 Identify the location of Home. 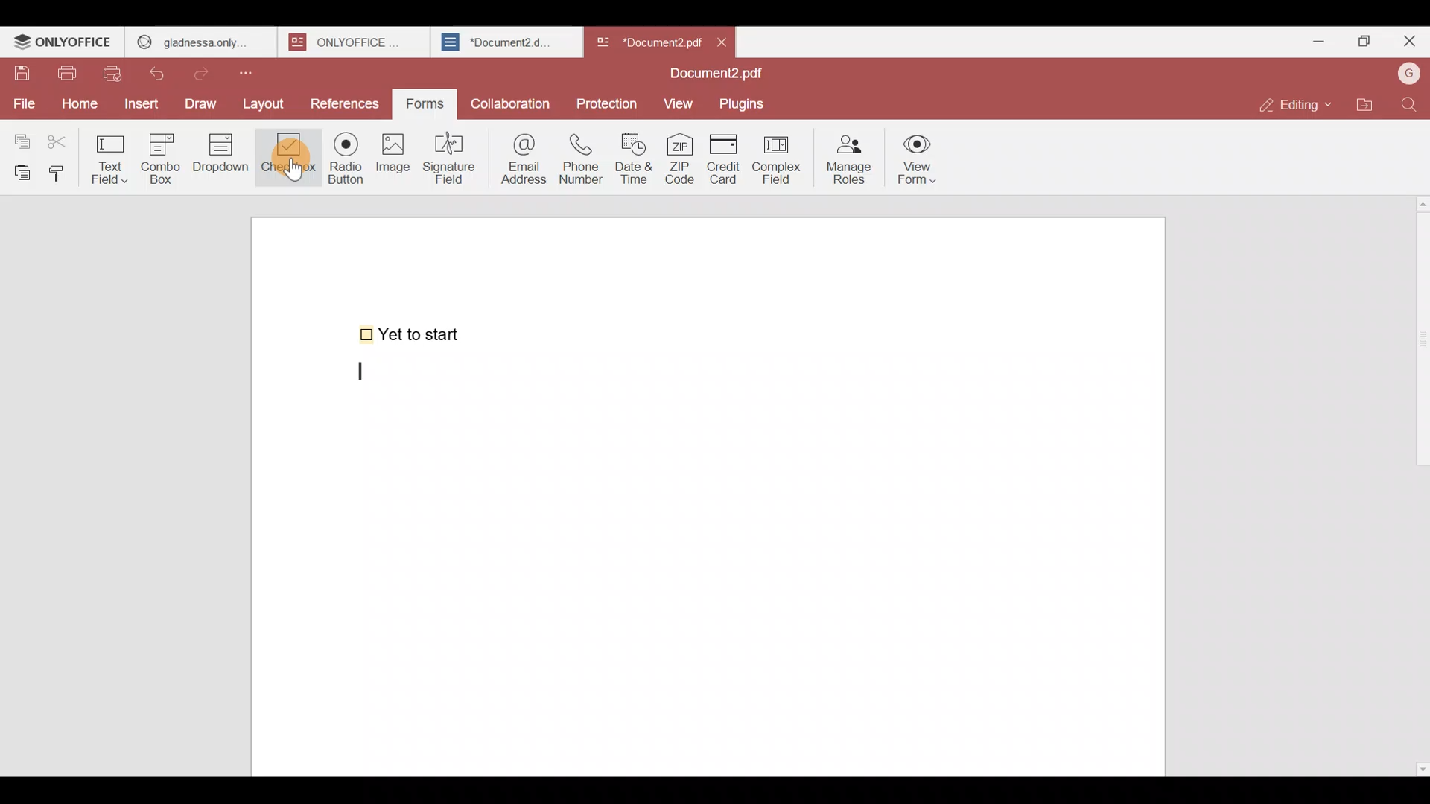
(77, 103).